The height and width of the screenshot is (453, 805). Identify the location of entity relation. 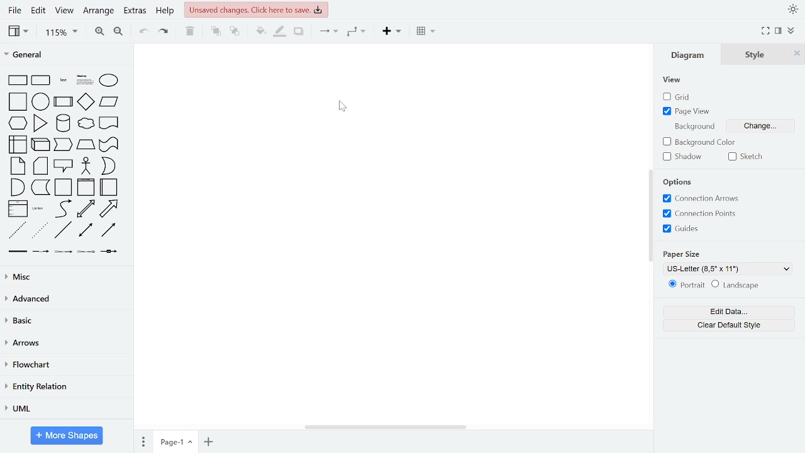
(64, 388).